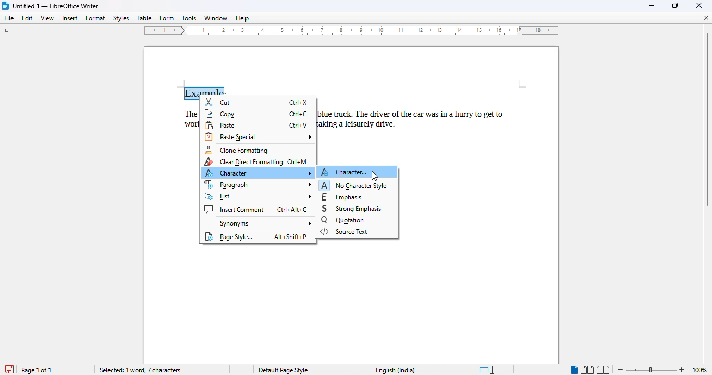  Describe the element at coordinates (344, 231) in the screenshot. I see `source text` at that location.